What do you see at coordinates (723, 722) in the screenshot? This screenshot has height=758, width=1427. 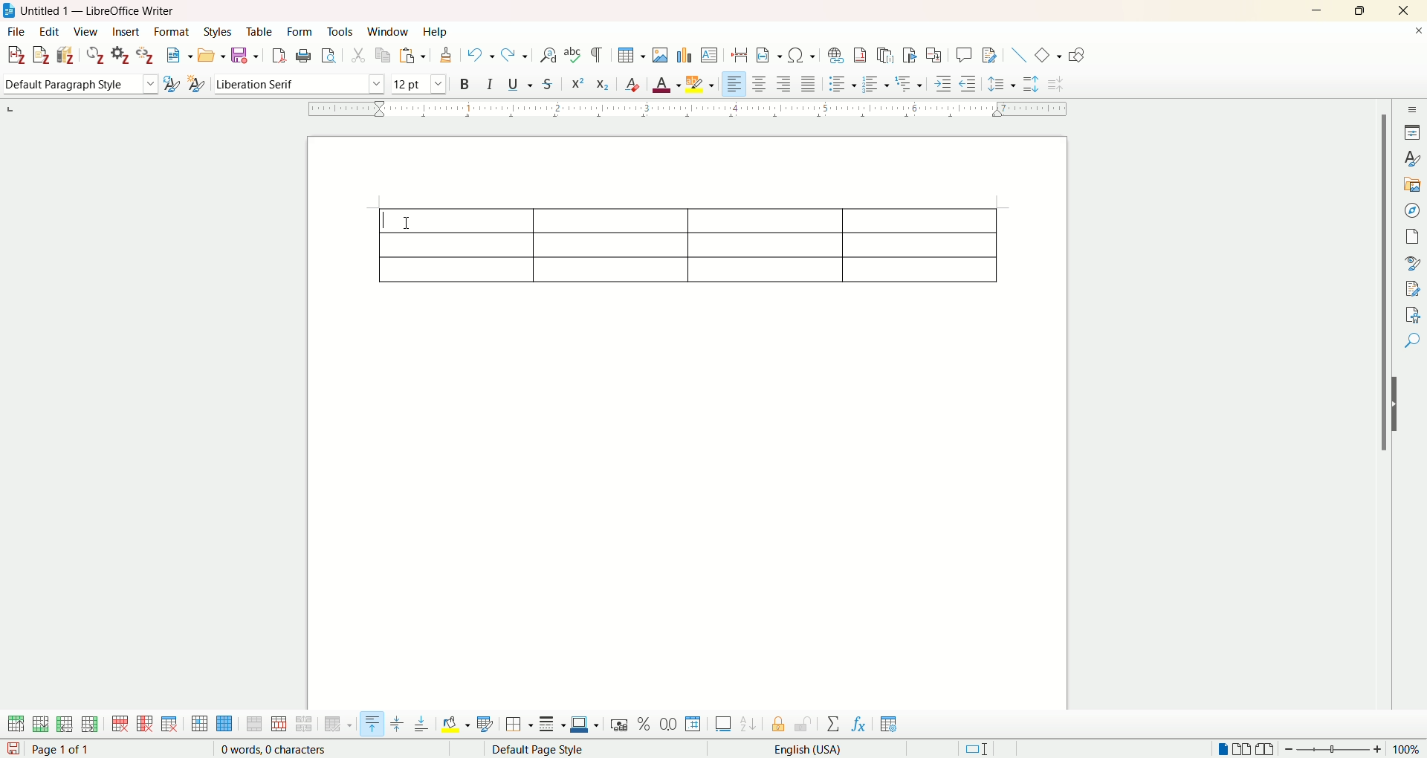 I see `insert caption` at bounding box center [723, 722].